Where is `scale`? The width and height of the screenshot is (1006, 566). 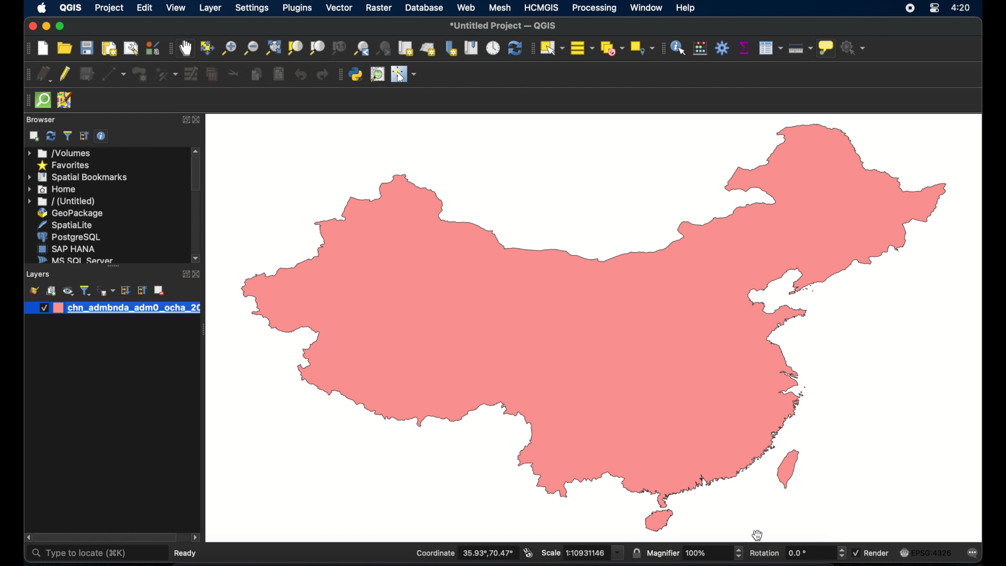 scale is located at coordinates (582, 553).